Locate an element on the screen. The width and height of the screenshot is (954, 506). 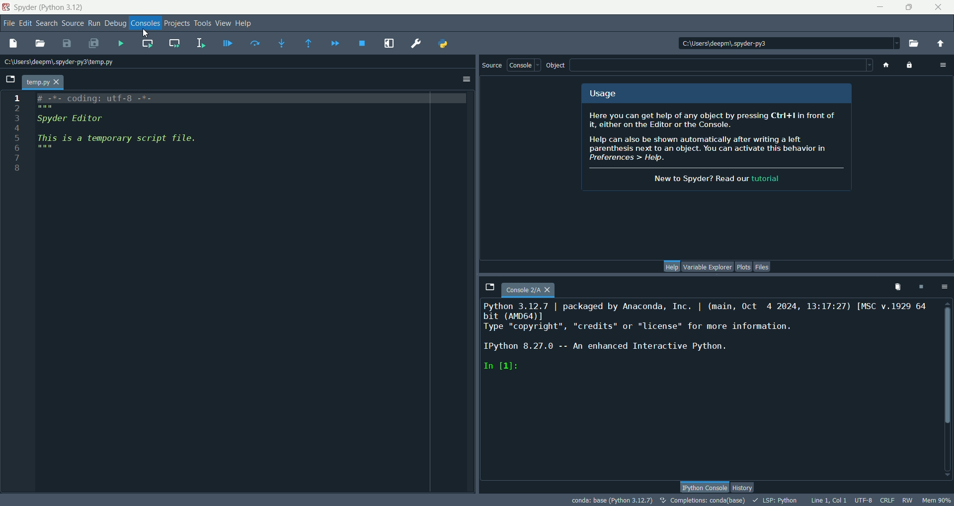
save all files is located at coordinates (94, 43).